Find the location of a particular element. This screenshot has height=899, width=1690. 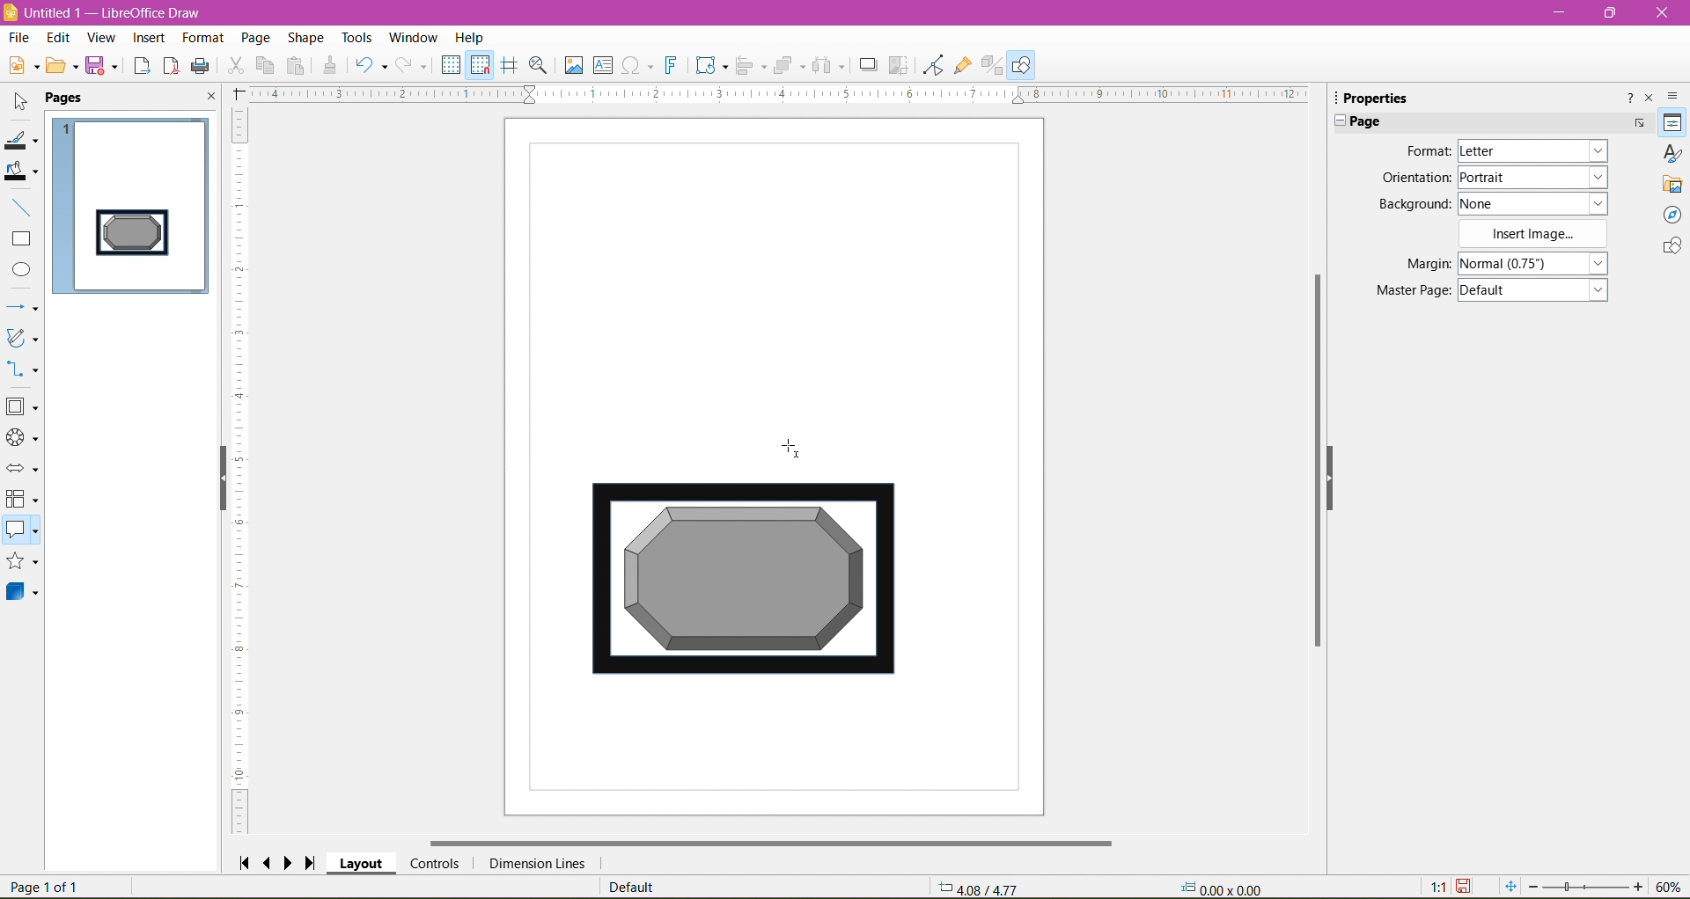

Unsaved Changes is located at coordinates (1467, 887).